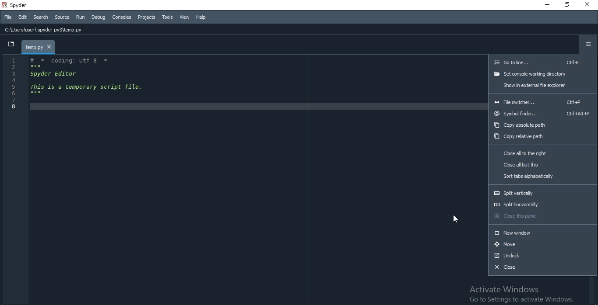 This screenshot has width=598, height=305. What do you see at coordinates (98, 16) in the screenshot?
I see `Debug` at bounding box center [98, 16].